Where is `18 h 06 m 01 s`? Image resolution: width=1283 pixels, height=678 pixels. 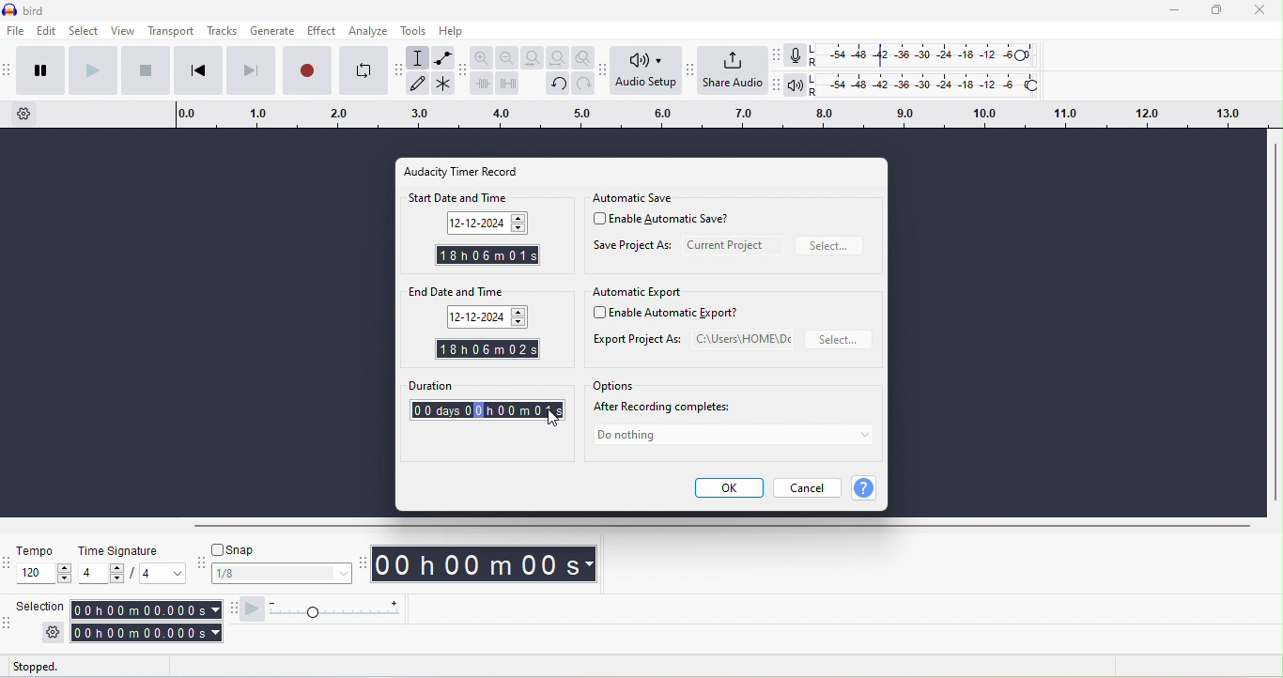 18 h 06 m 01 s is located at coordinates (485, 257).